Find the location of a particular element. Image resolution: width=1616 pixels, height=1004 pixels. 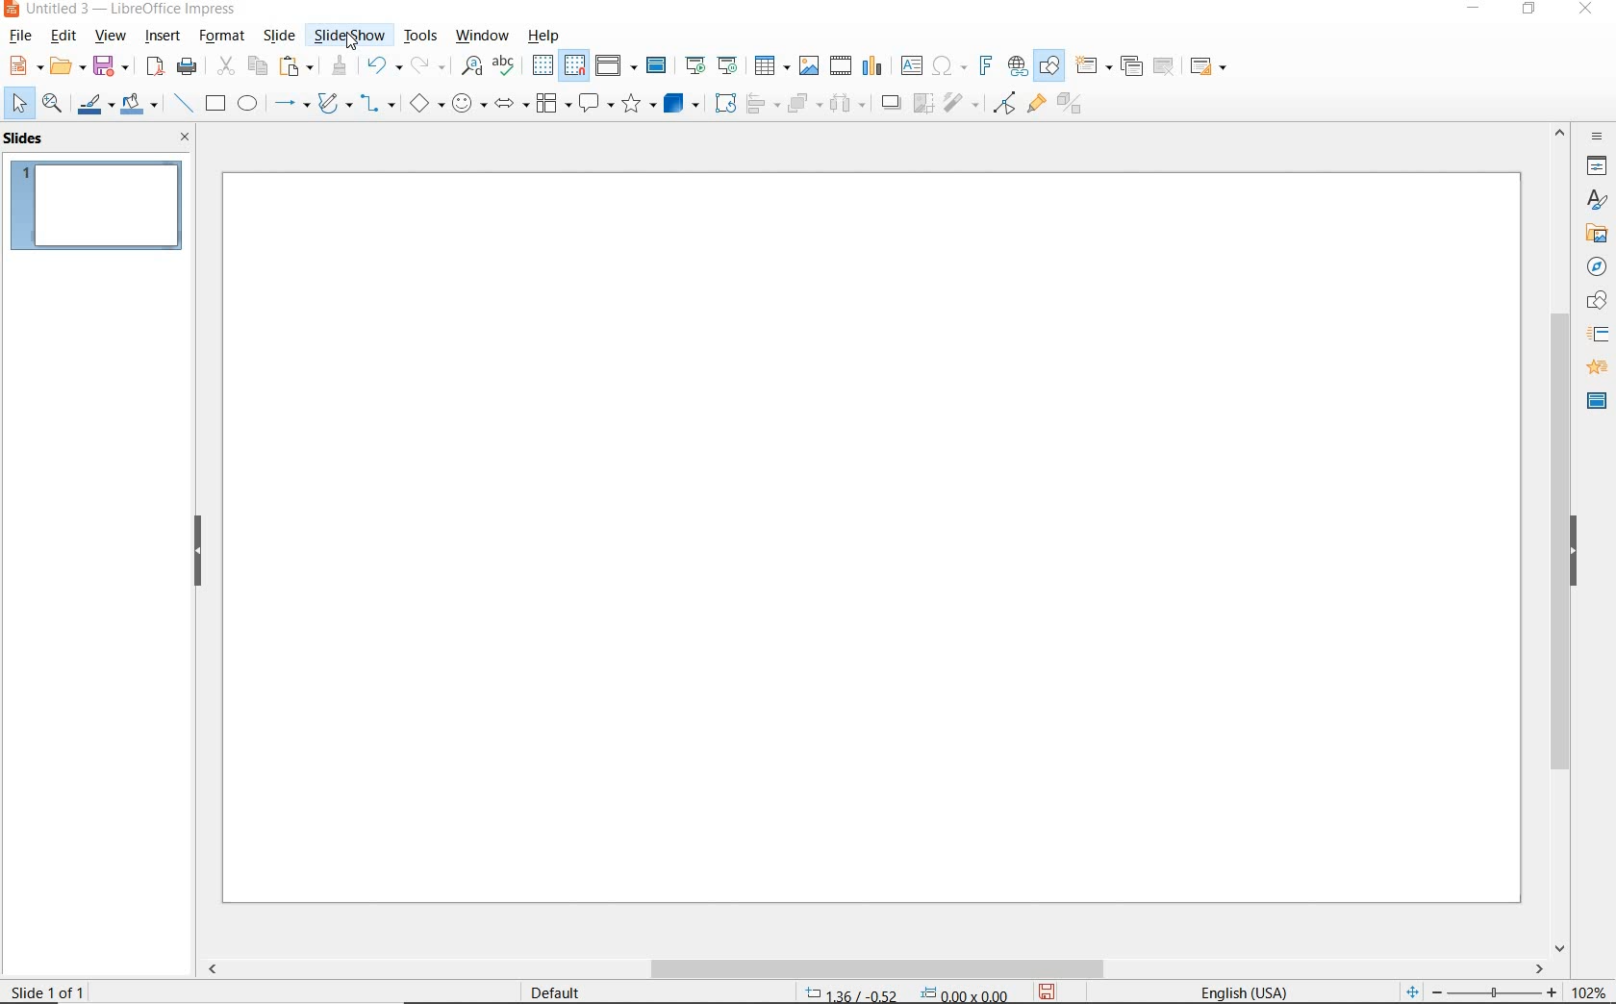

INSERT TEXT BOX is located at coordinates (913, 65).